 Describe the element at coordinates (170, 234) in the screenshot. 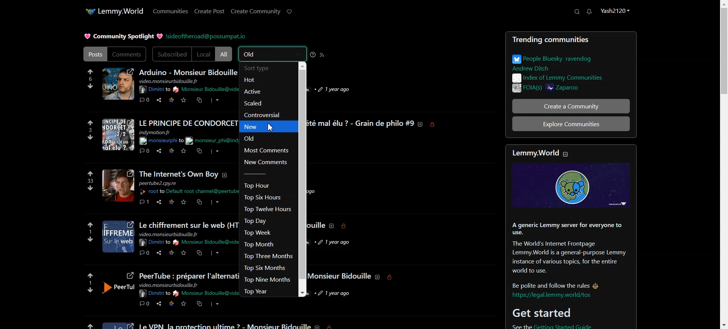

I see `` at that location.